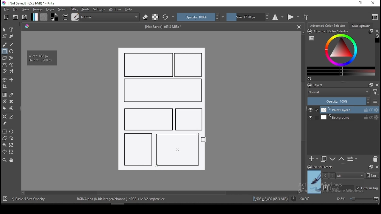 The image size is (381, 214). What do you see at coordinates (313, 110) in the screenshot?
I see `layer visibility on/off` at bounding box center [313, 110].